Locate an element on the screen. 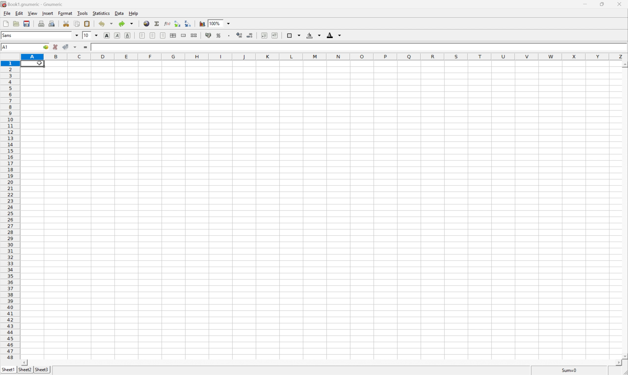 This screenshot has height=375, width=628. accept changes across selection is located at coordinates (75, 47).